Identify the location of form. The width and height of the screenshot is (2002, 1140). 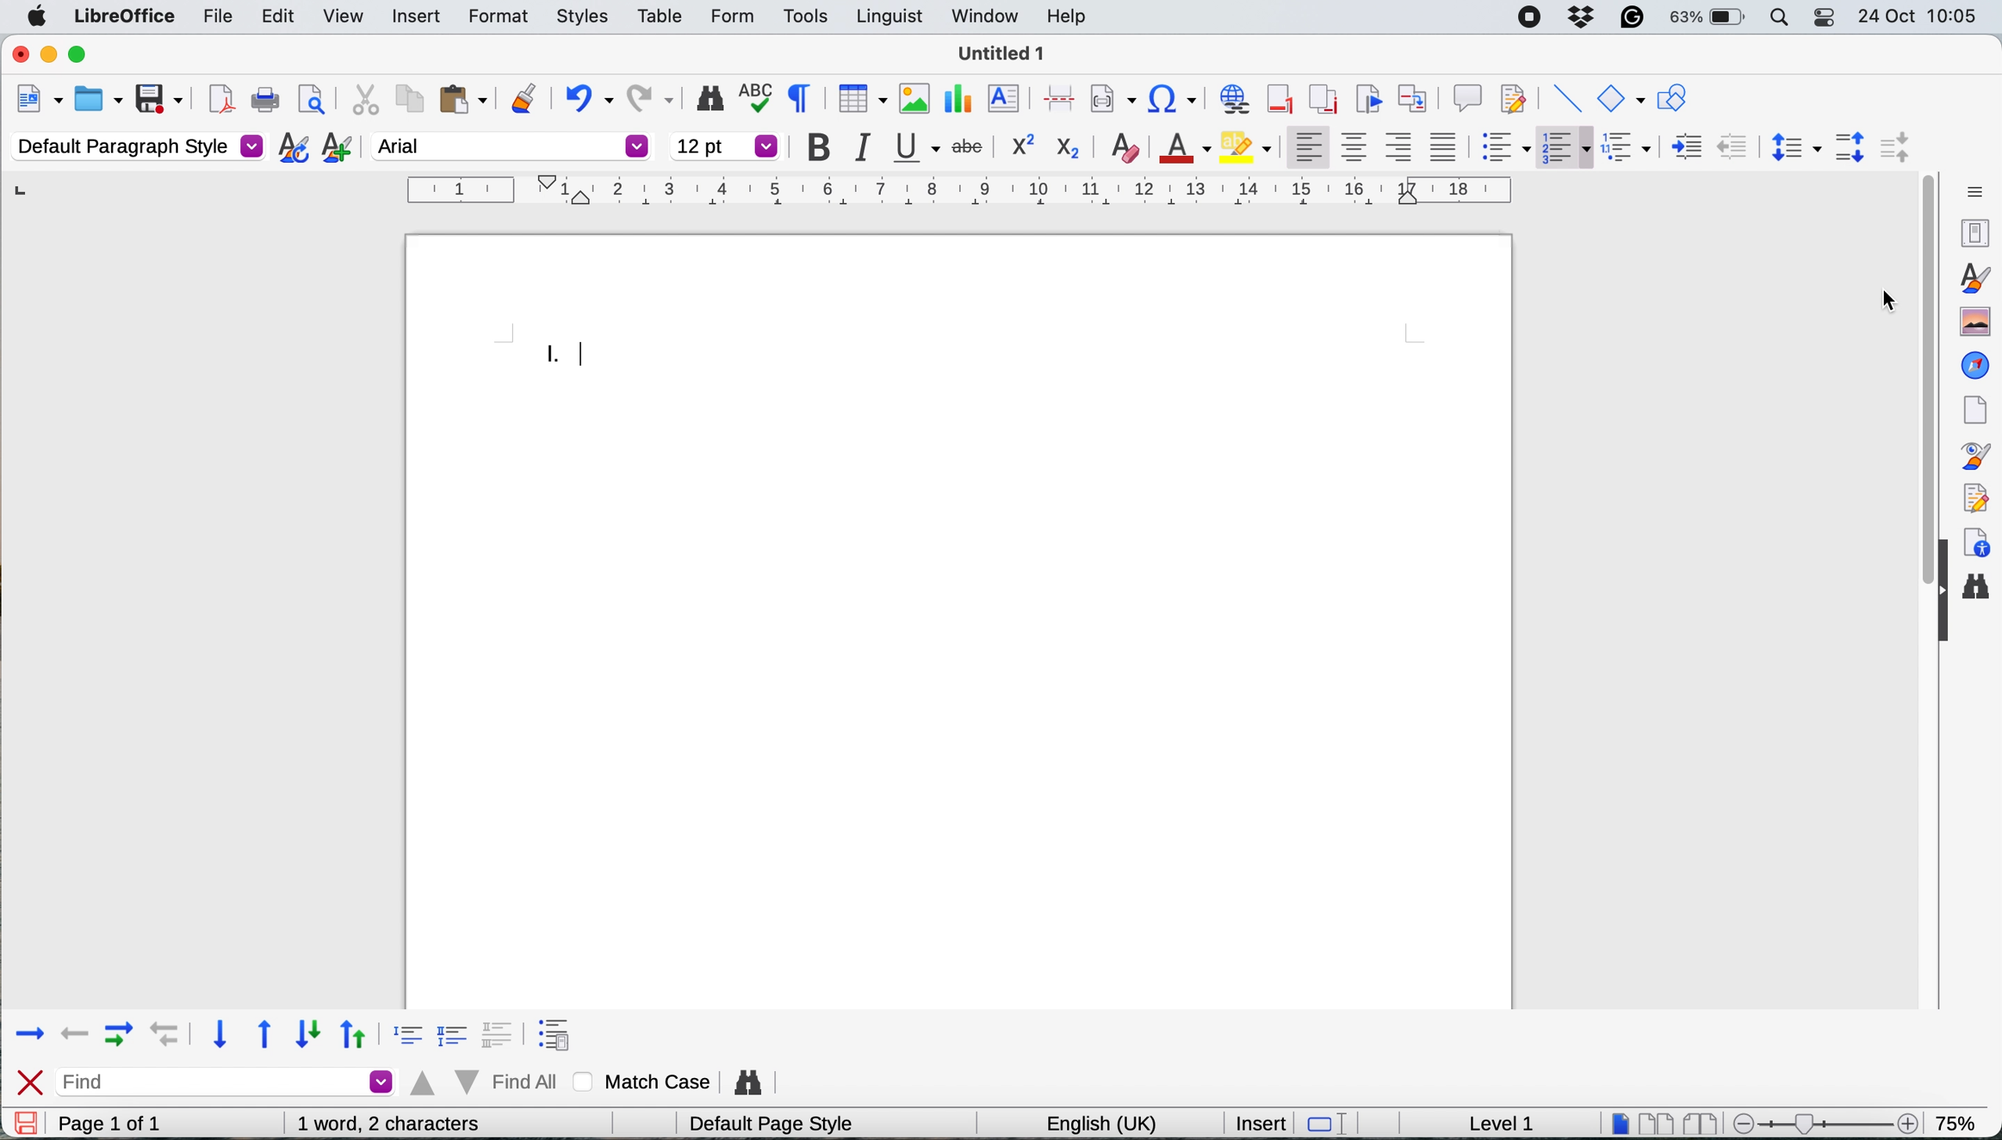
(727, 17).